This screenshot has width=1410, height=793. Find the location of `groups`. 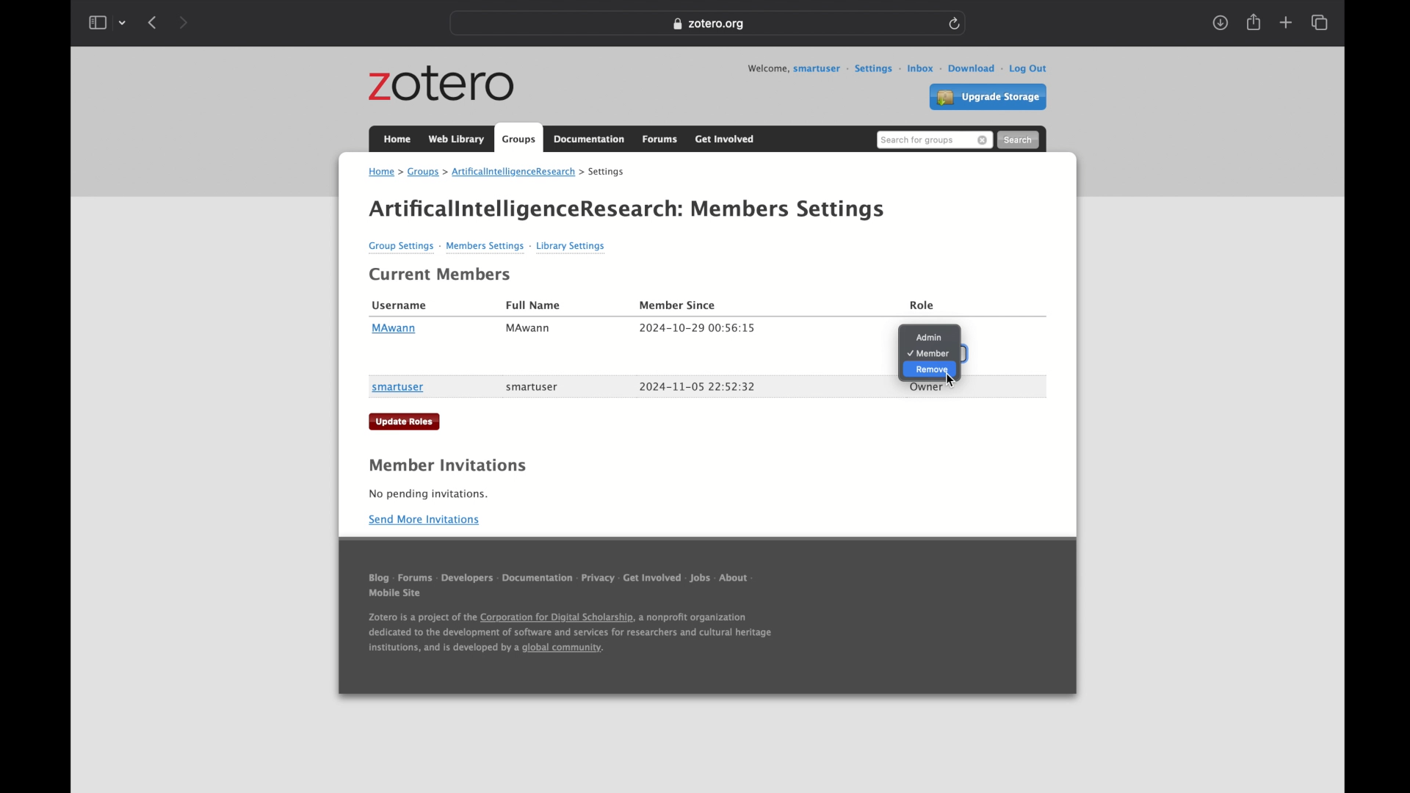

groups is located at coordinates (424, 173).